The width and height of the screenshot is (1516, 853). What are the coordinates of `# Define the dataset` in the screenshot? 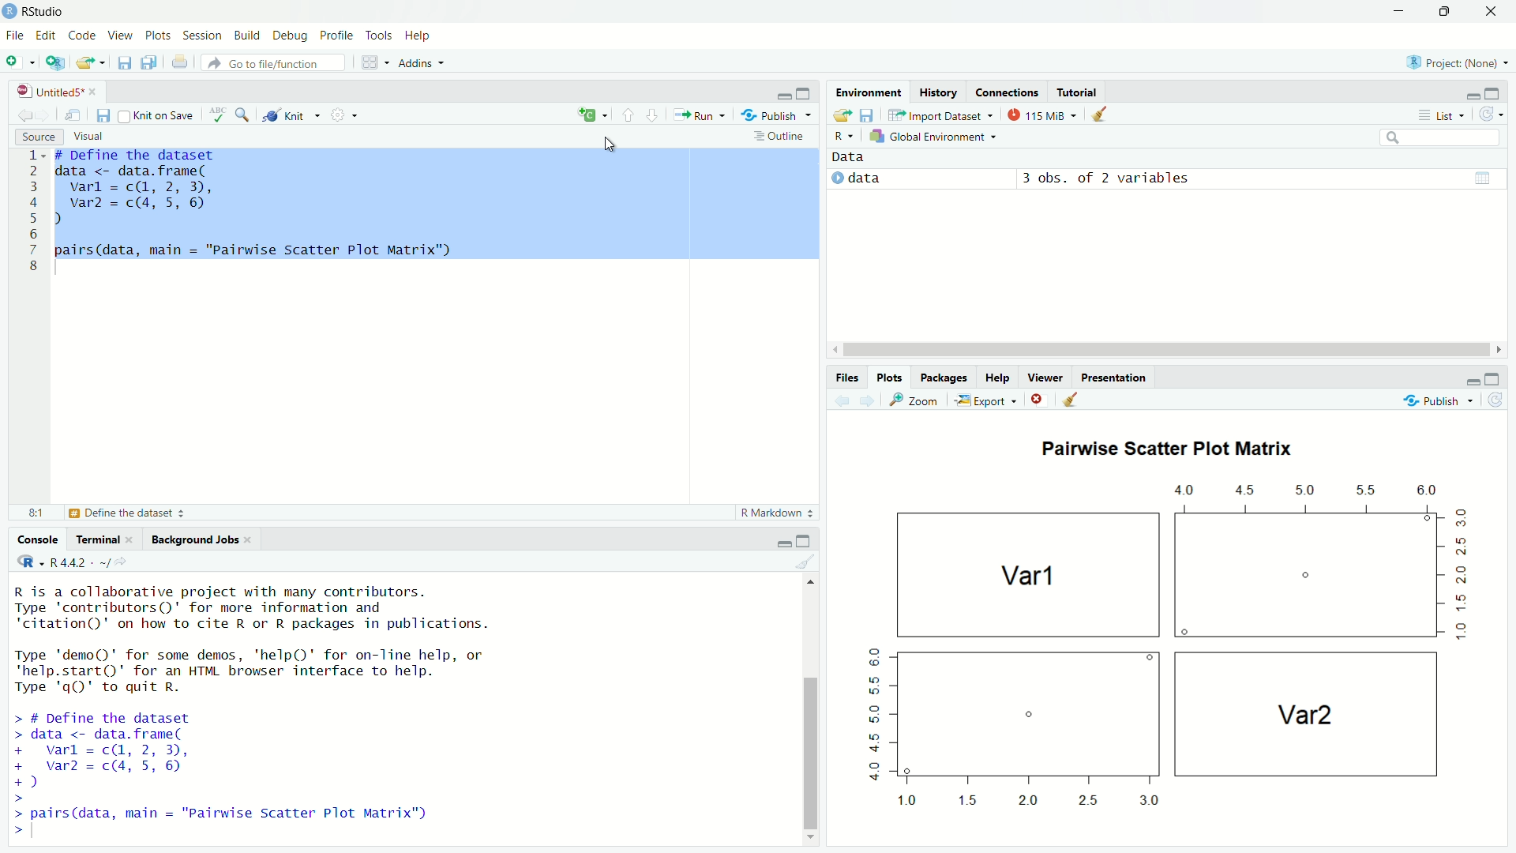 It's located at (130, 513).